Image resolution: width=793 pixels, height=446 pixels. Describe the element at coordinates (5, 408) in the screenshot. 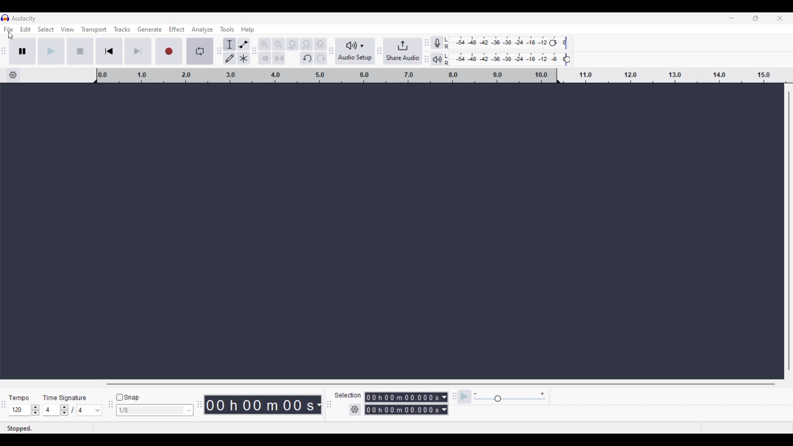

I see `signature time tool bar` at that location.